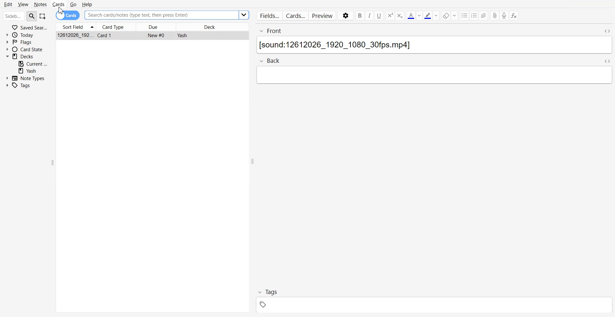  What do you see at coordinates (484, 15) in the screenshot?
I see `Allignment` at bounding box center [484, 15].